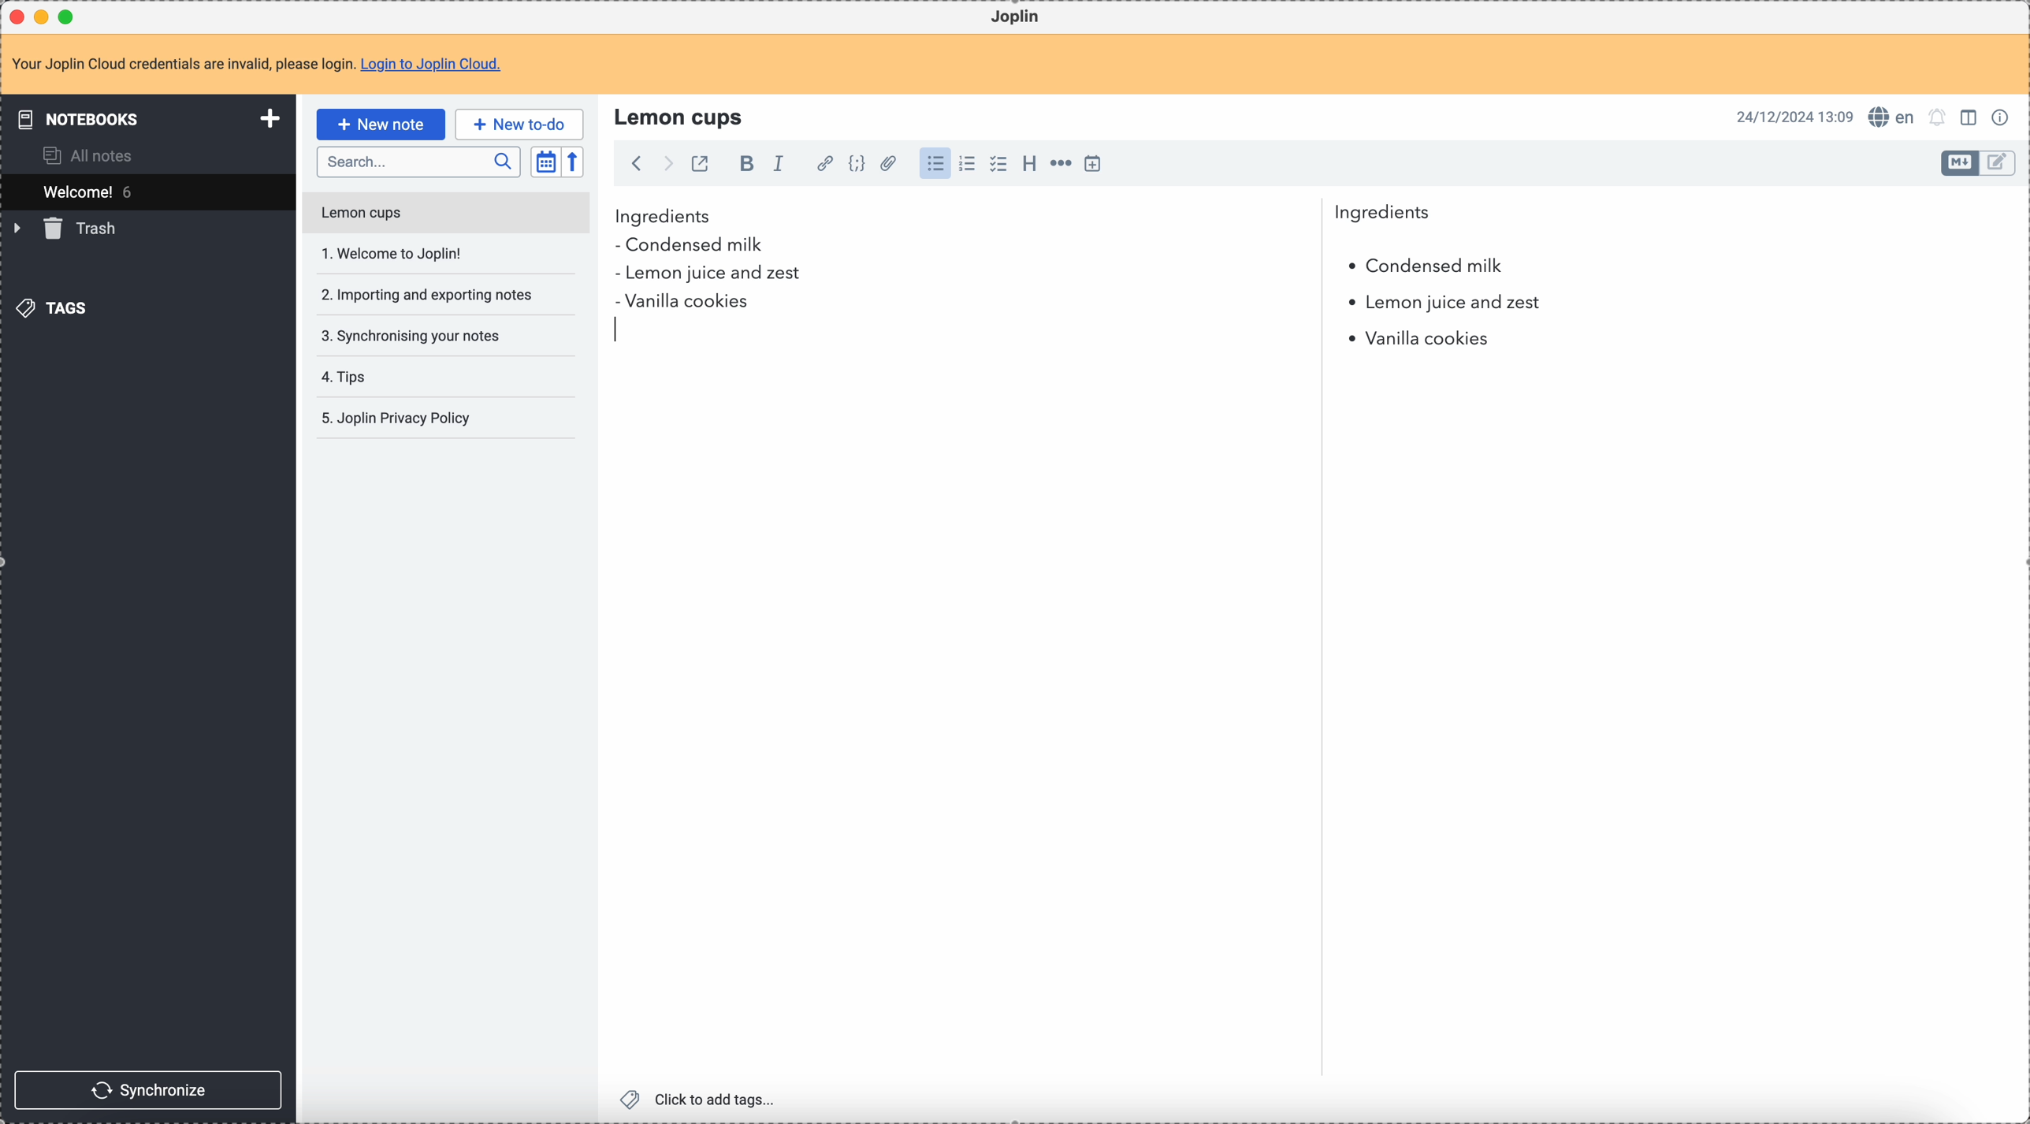 The height and width of the screenshot is (1124, 2030). I want to click on lemon cups, so click(444, 216).